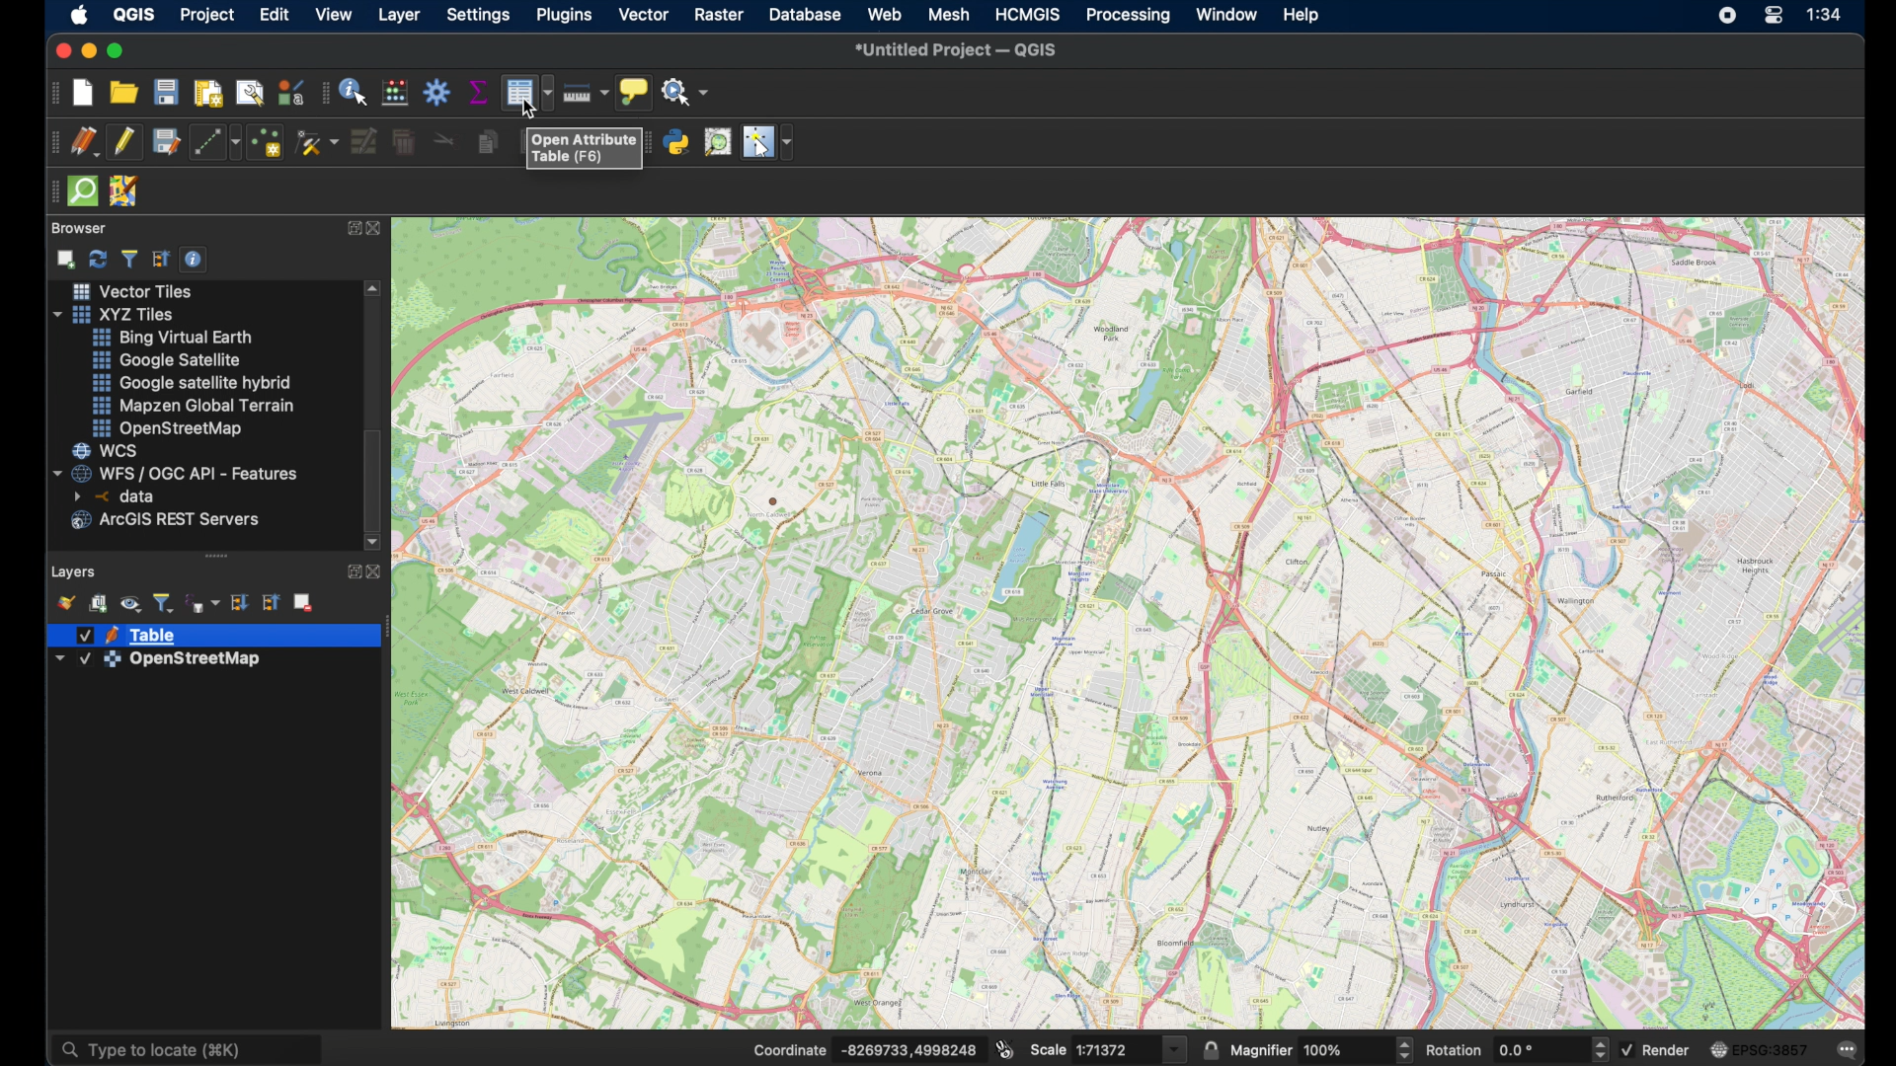  I want to click on collapse all, so click(271, 603).